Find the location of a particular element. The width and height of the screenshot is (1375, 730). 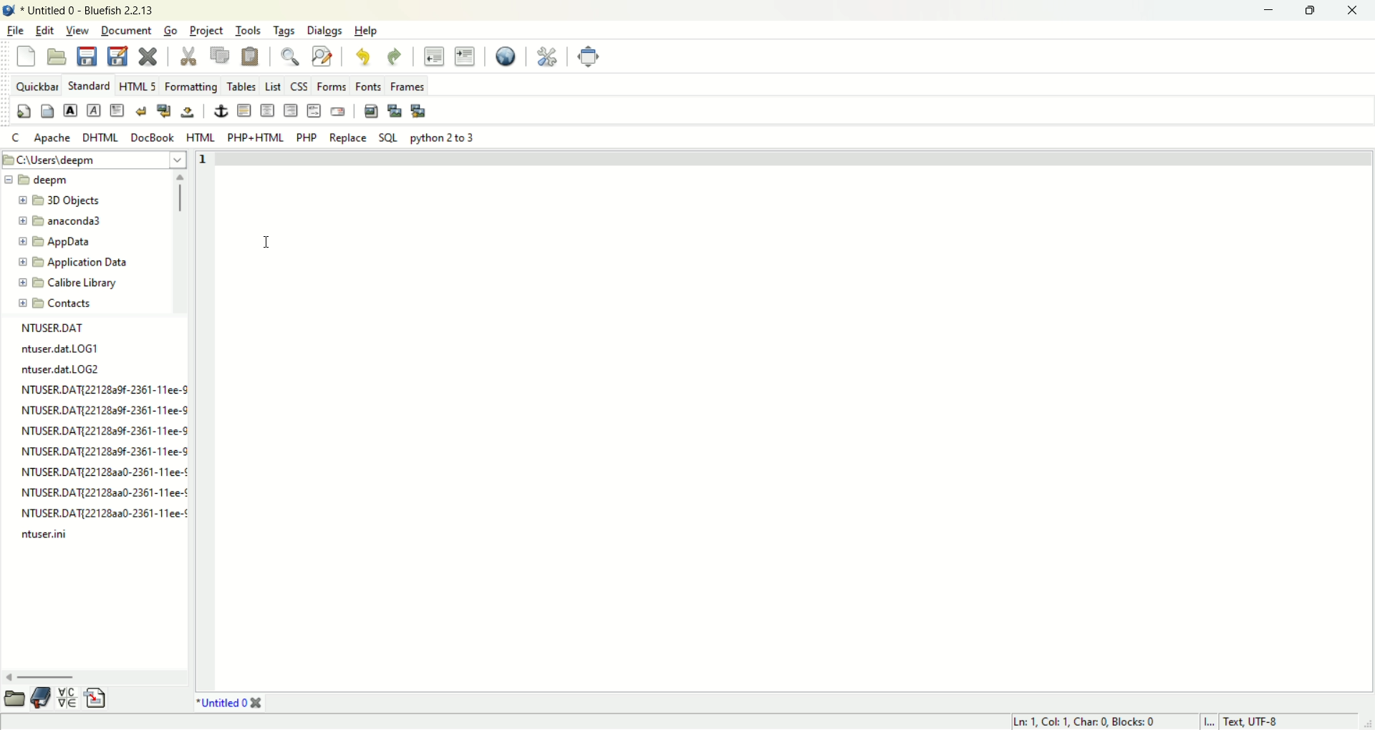

NTUSER.DAT{22128aa0-2361-11ee-¢ is located at coordinates (105, 496).